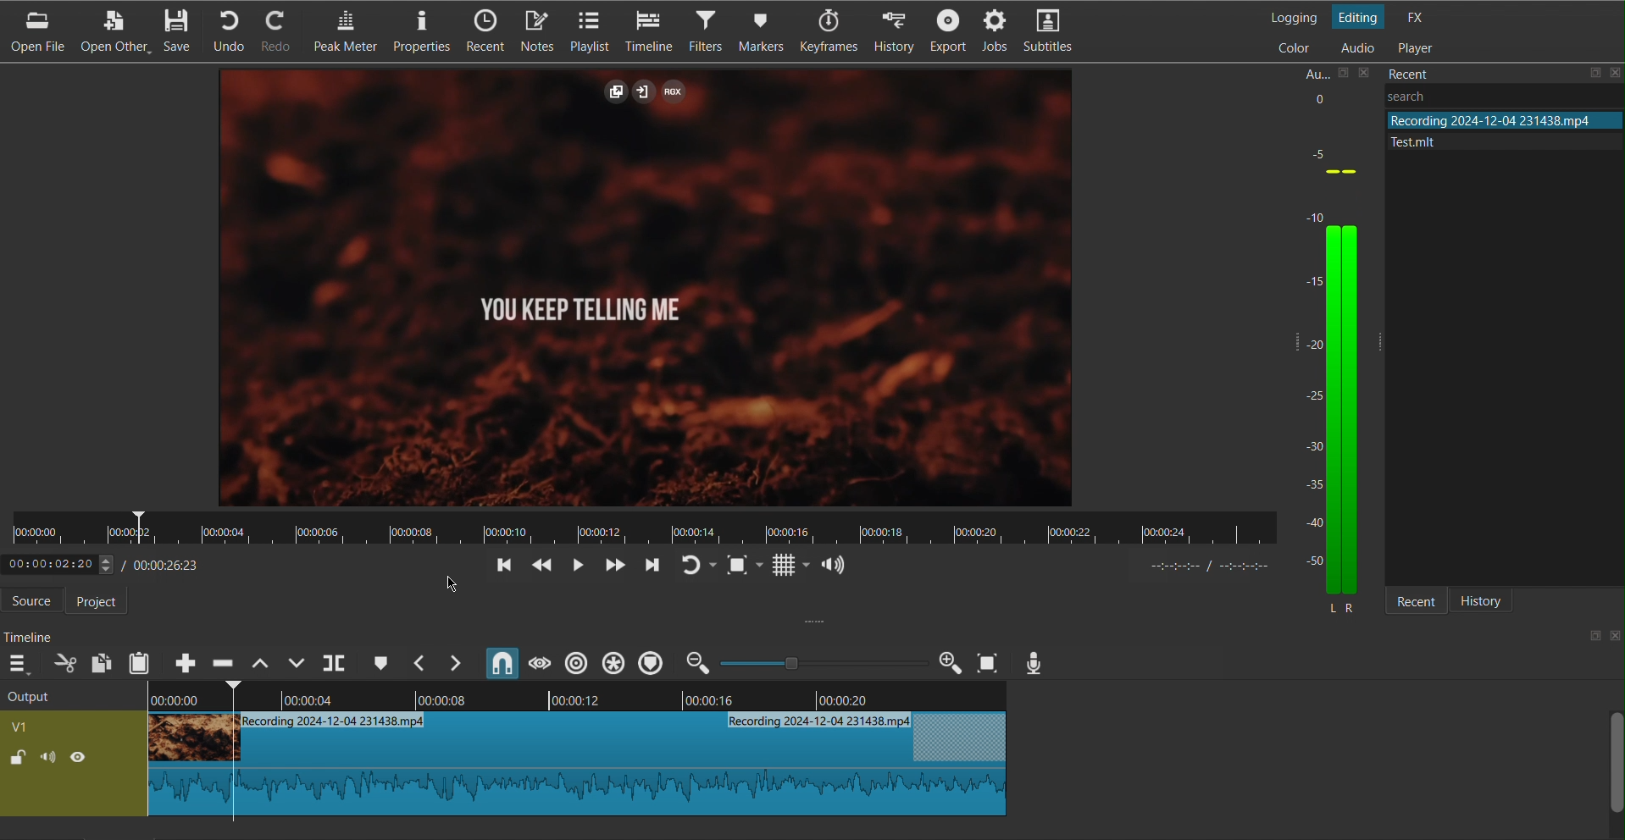 The image size is (1625, 840). Describe the element at coordinates (1591, 638) in the screenshot. I see `save` at that location.